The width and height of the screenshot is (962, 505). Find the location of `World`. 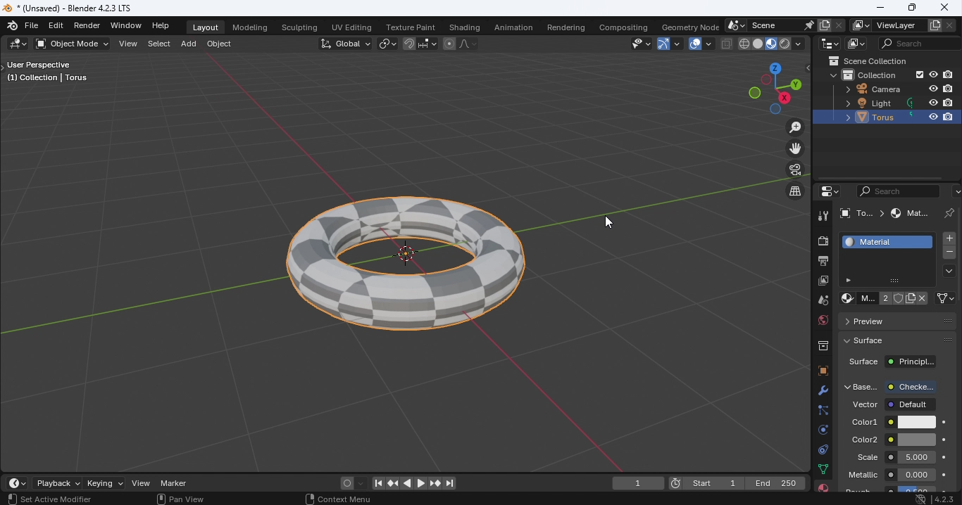

World is located at coordinates (823, 321).